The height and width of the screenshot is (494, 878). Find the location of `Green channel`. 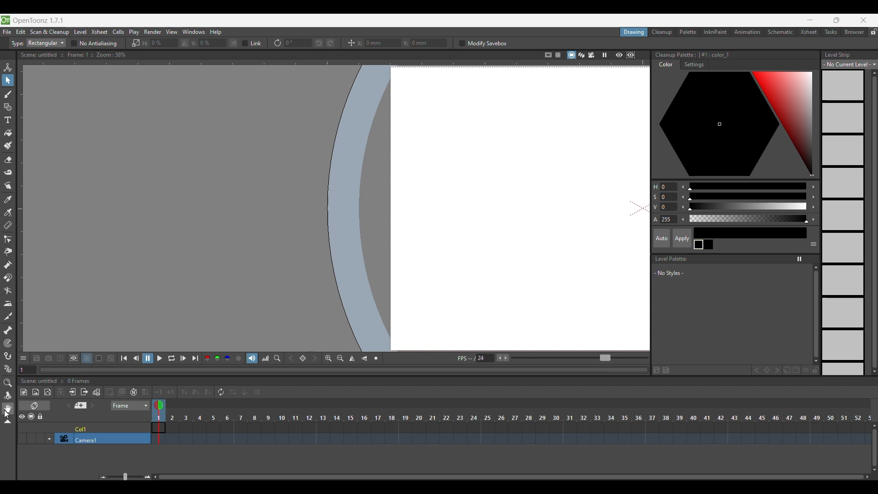

Green channel is located at coordinates (217, 357).